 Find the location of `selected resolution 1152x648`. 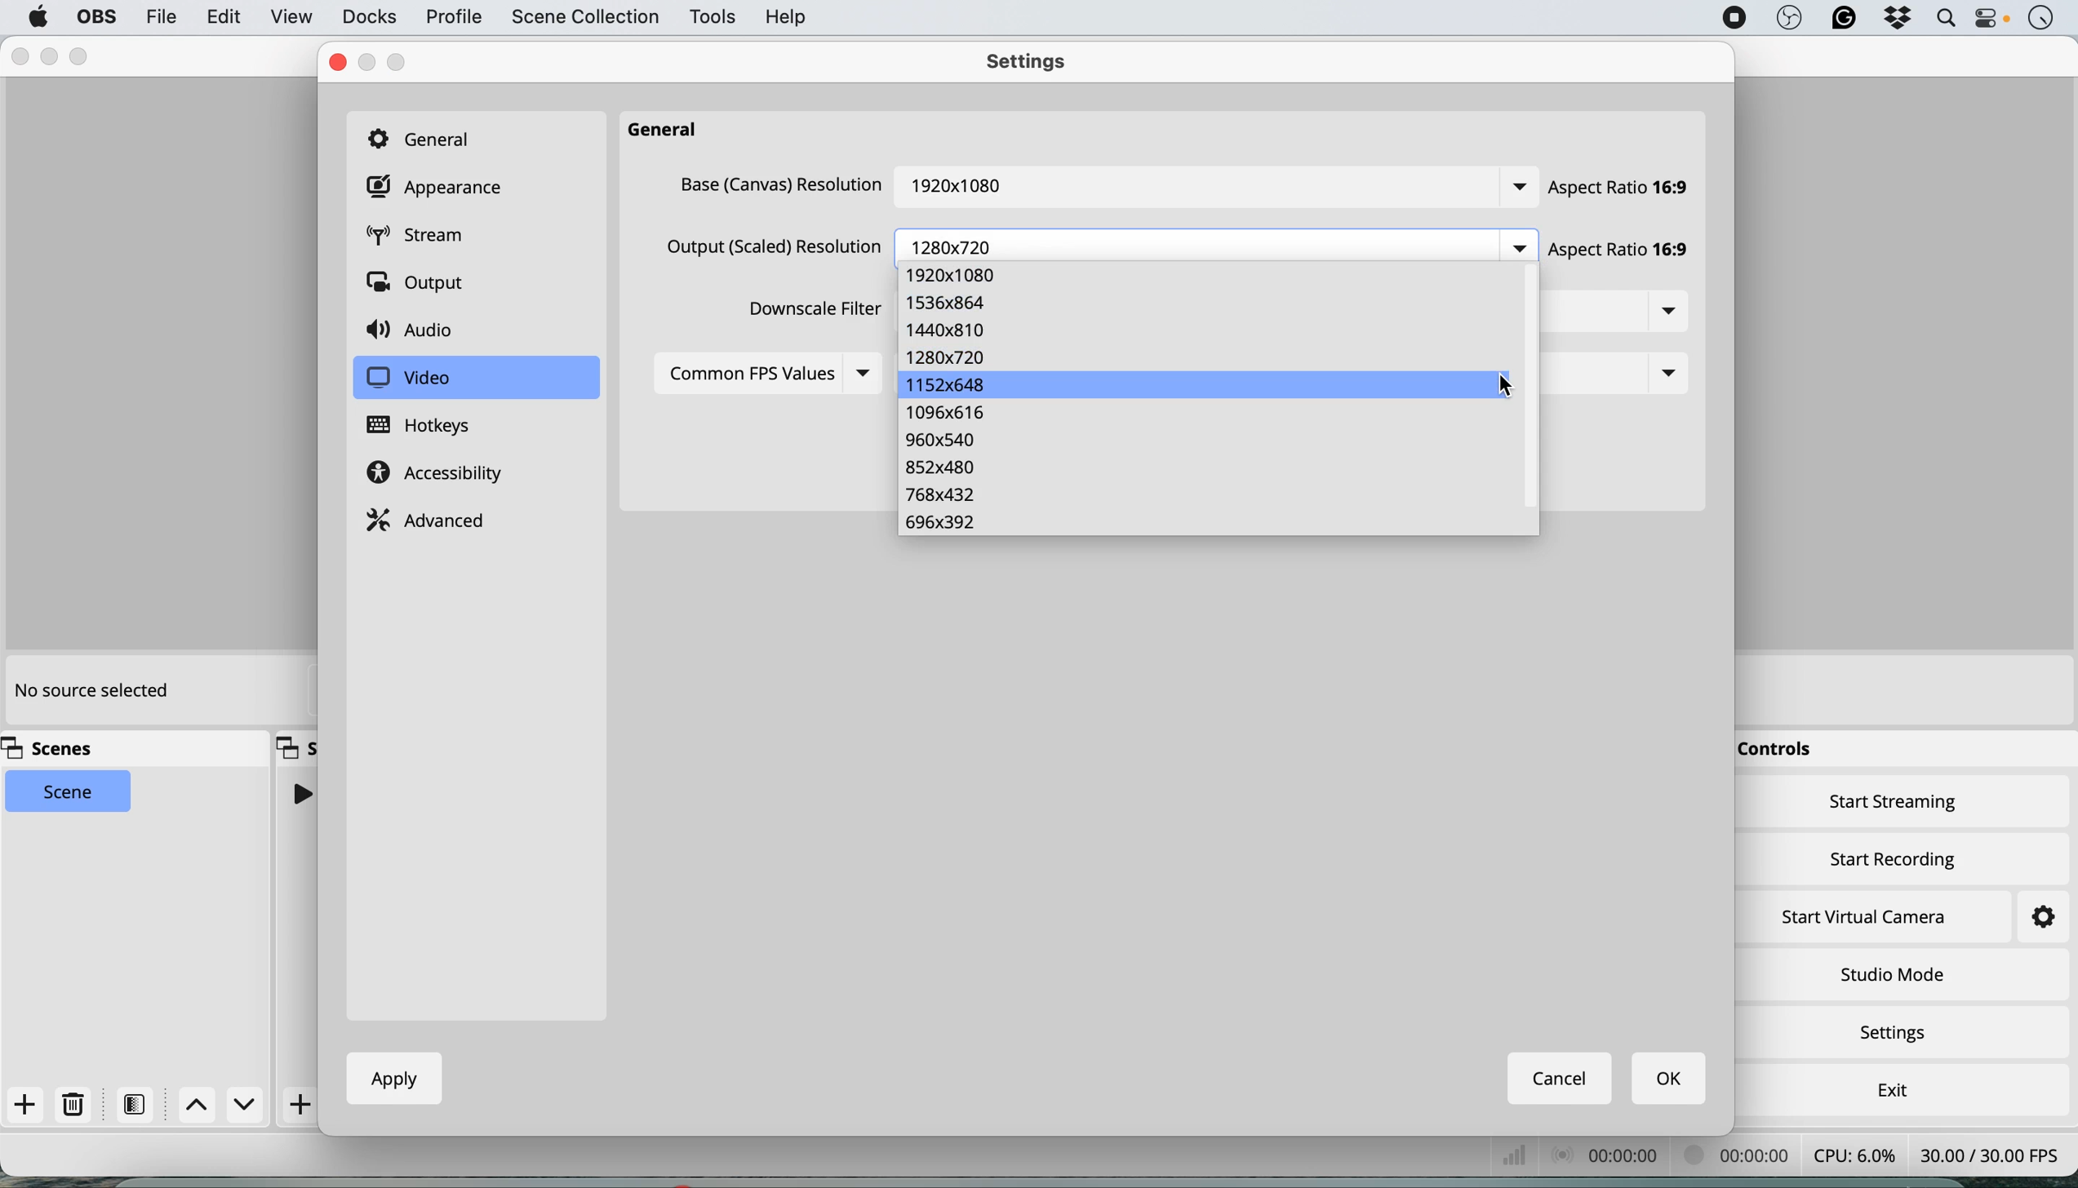

selected resolution 1152x648 is located at coordinates (1192, 385).